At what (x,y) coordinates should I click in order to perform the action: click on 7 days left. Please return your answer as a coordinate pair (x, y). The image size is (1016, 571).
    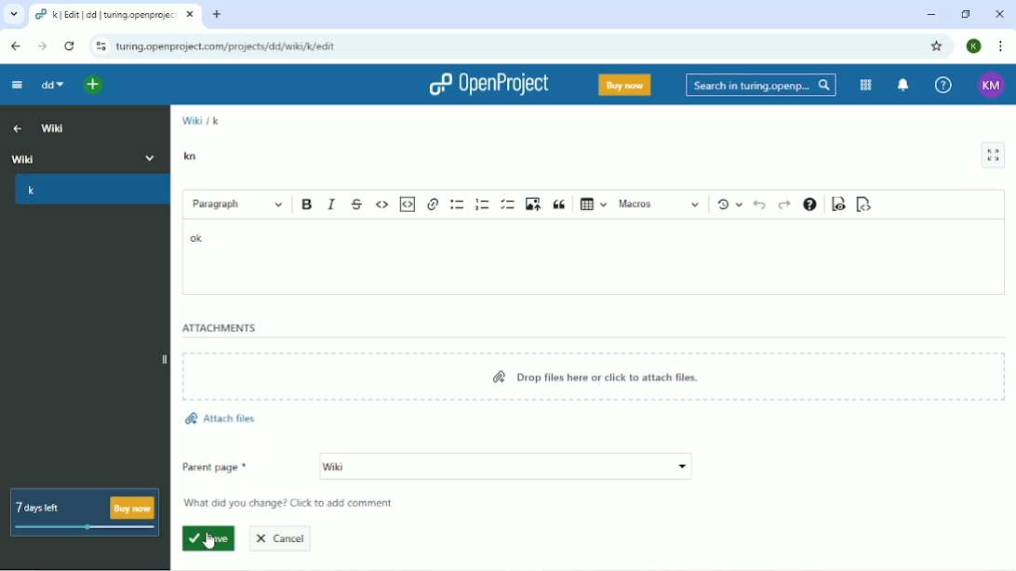
    Looking at the image, I should click on (86, 513).